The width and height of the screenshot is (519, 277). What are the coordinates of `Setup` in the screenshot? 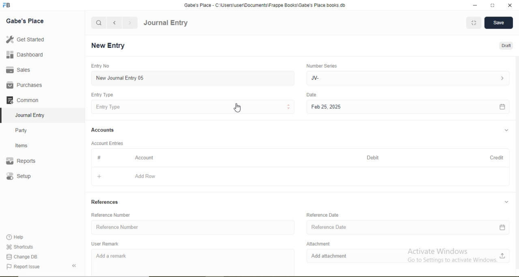 It's located at (30, 177).